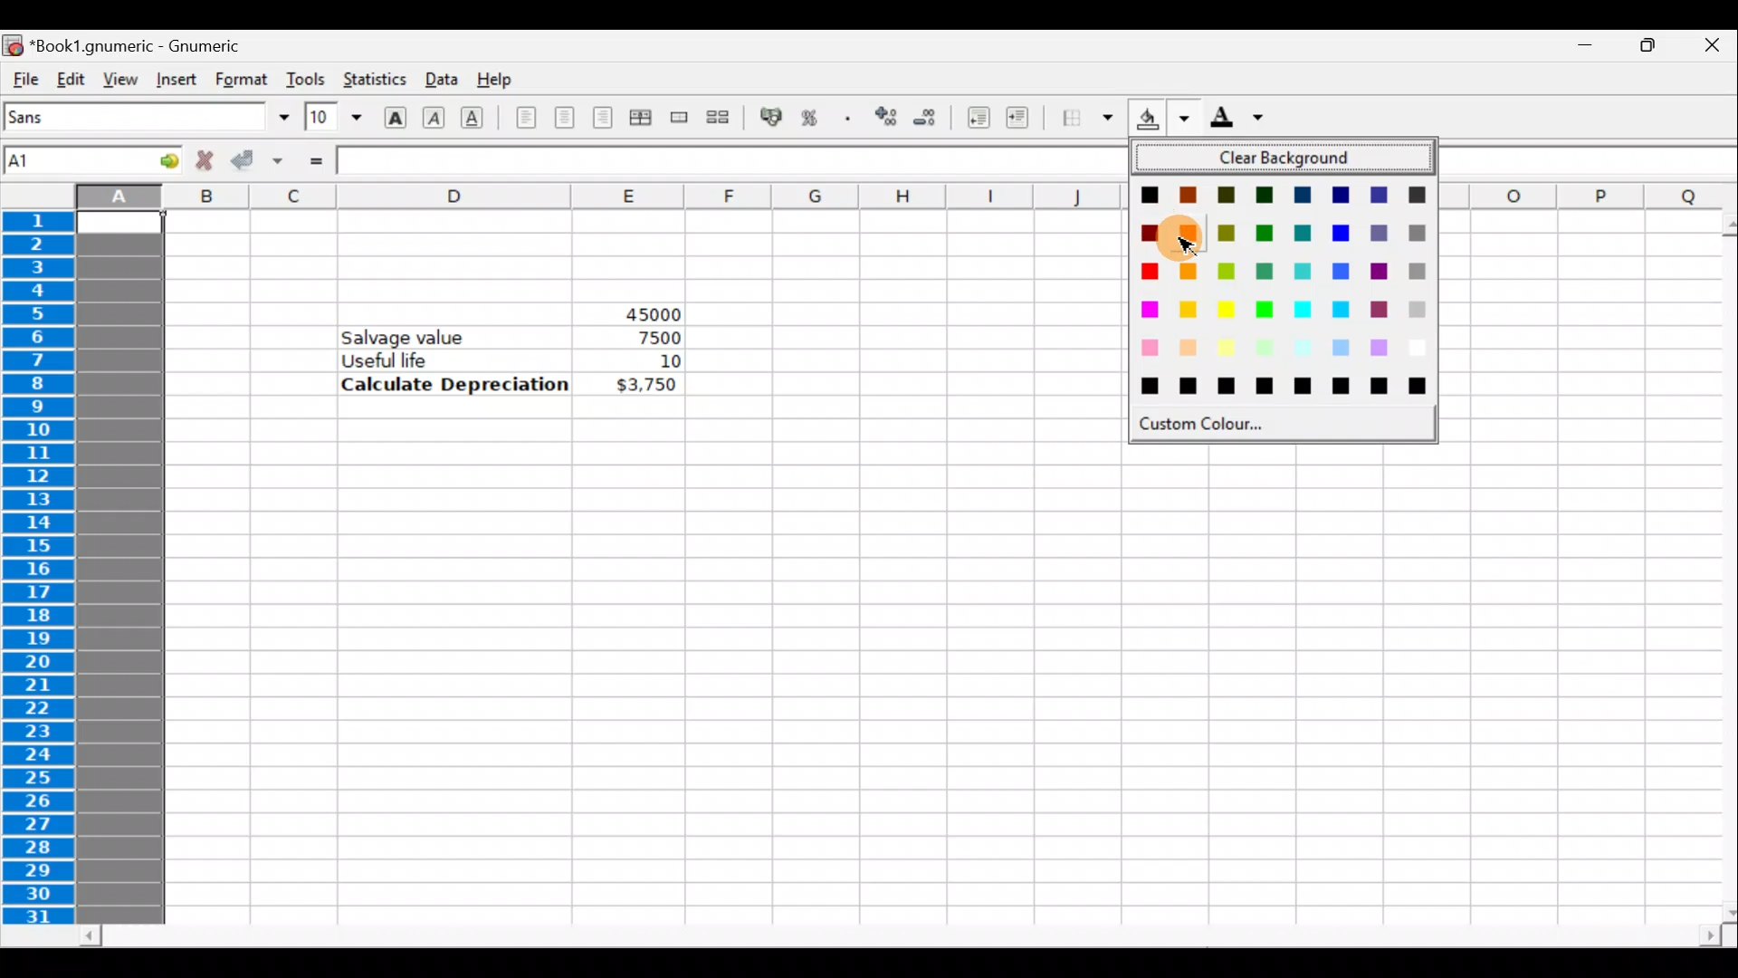 The image size is (1738, 978). I want to click on Foreground, so click(1243, 119).